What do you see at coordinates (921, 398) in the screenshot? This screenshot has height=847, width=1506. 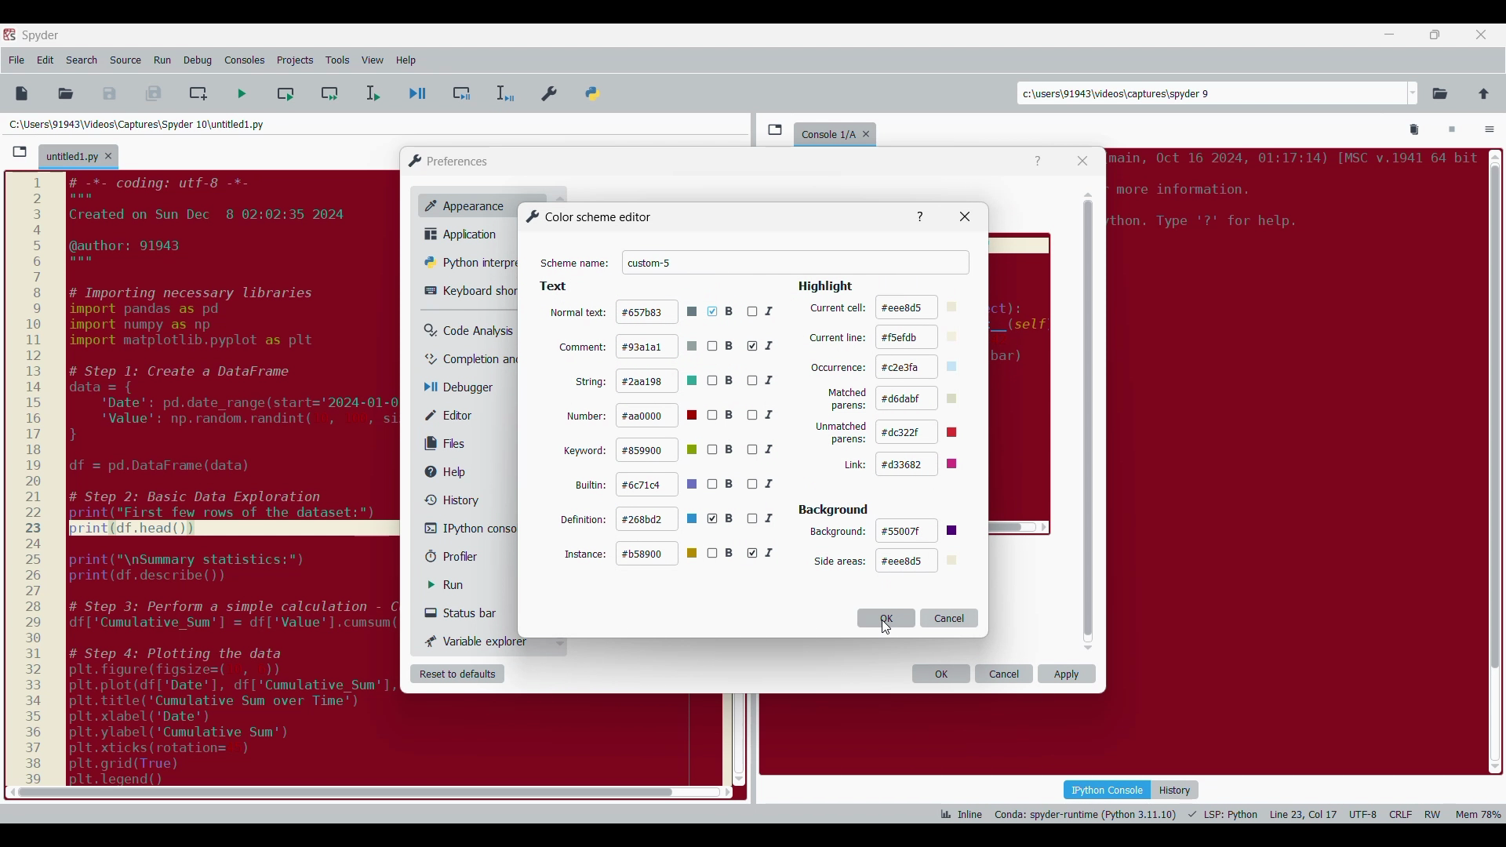 I see `d6dabf` at bounding box center [921, 398].